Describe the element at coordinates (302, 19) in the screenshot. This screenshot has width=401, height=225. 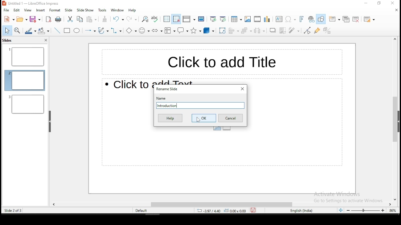
I see `insert fontwork text` at that location.